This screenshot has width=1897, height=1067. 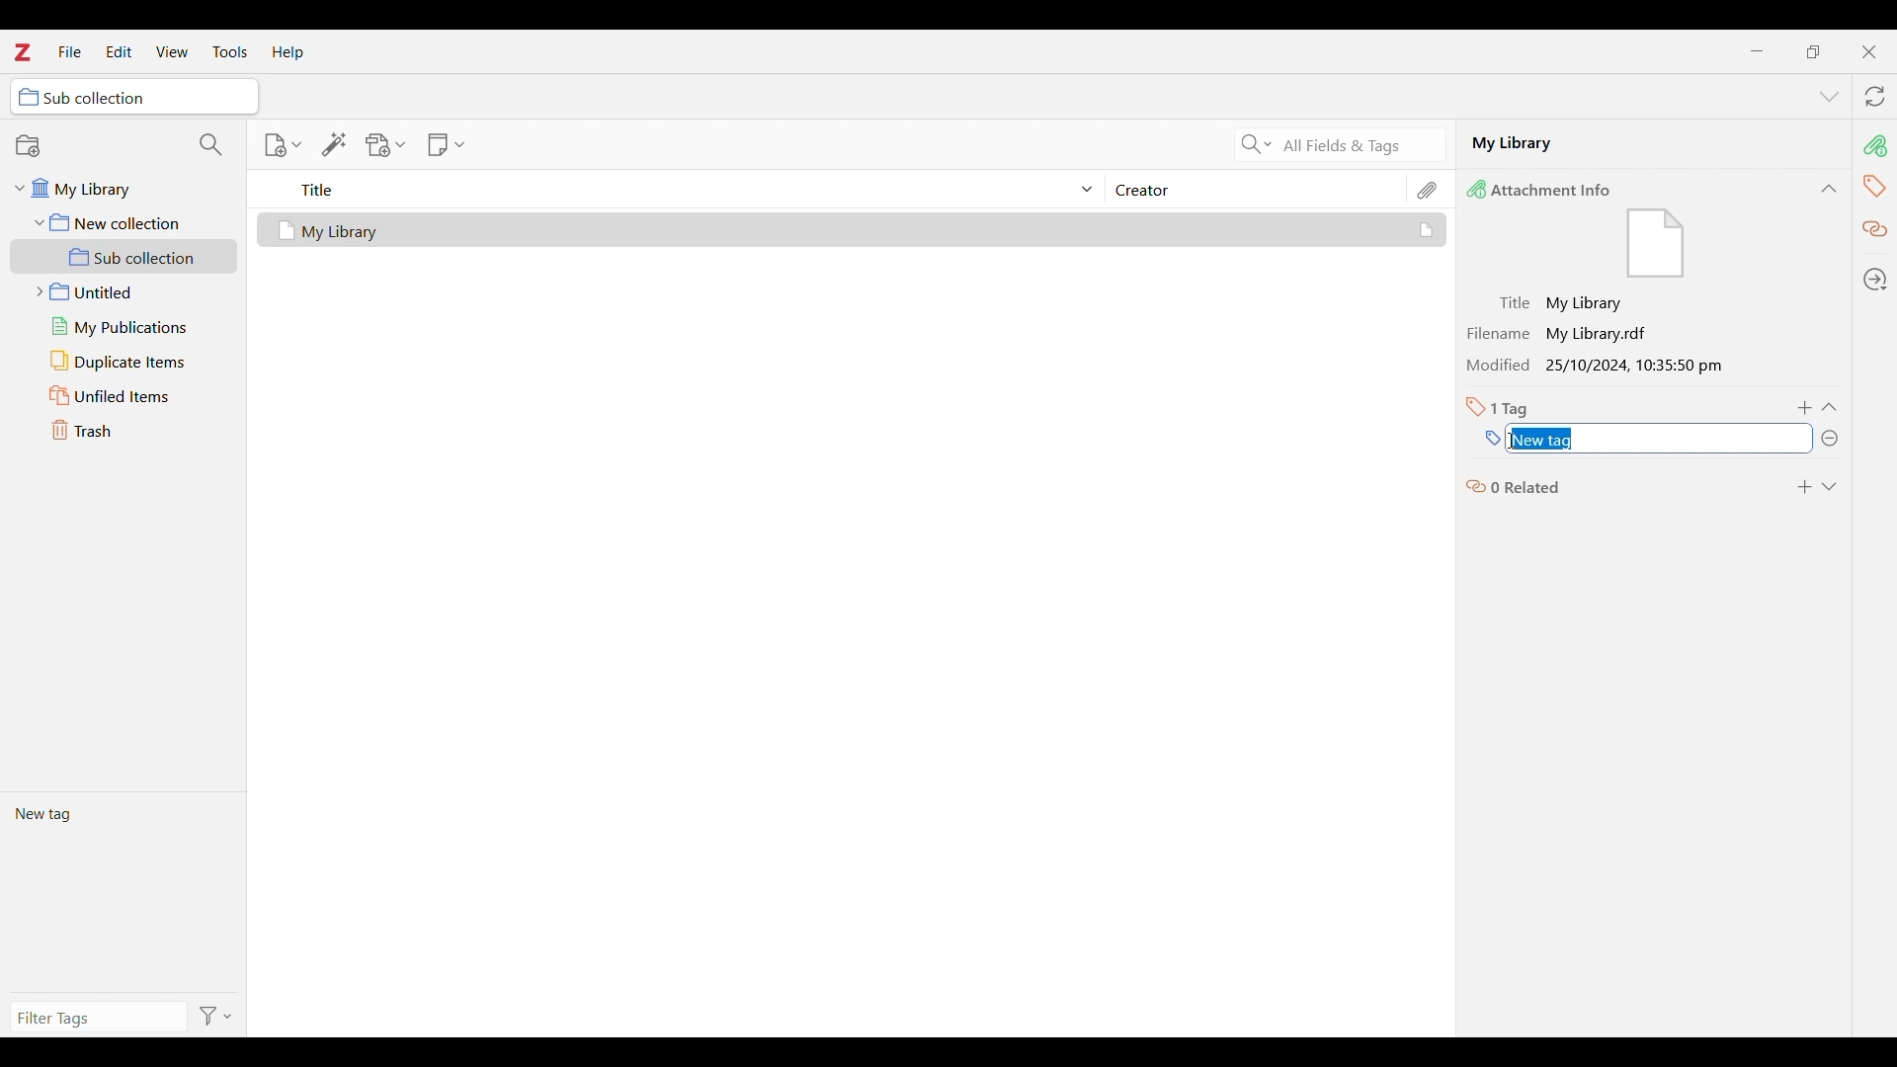 What do you see at coordinates (124, 395) in the screenshot?
I see `Unfiled items folder` at bounding box center [124, 395].